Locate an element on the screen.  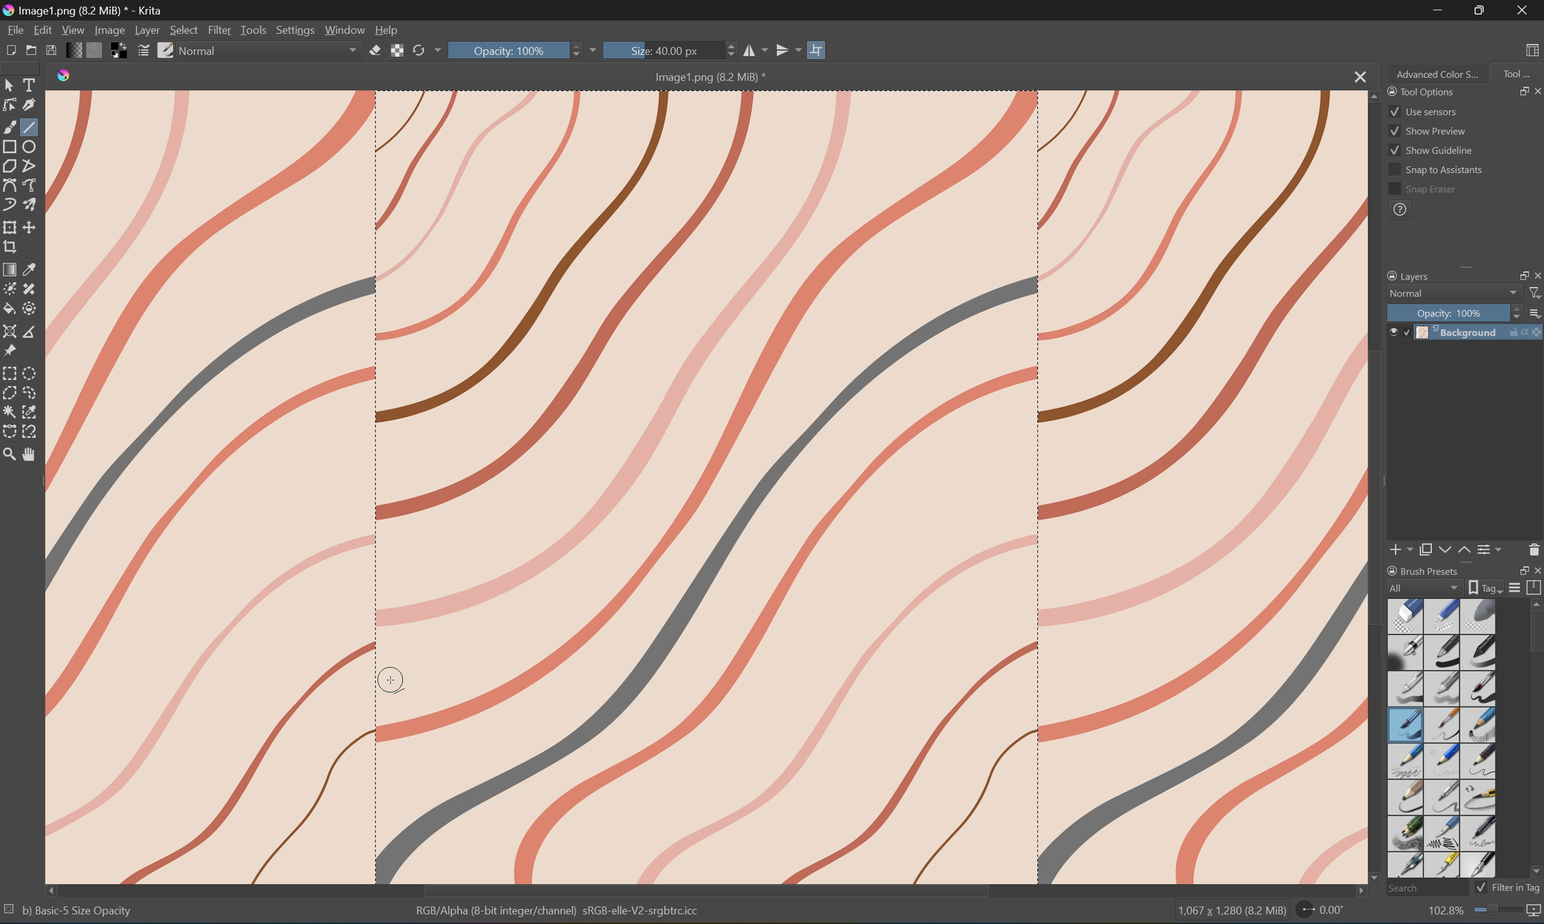
Filter in tag is located at coordinates (1517, 887).